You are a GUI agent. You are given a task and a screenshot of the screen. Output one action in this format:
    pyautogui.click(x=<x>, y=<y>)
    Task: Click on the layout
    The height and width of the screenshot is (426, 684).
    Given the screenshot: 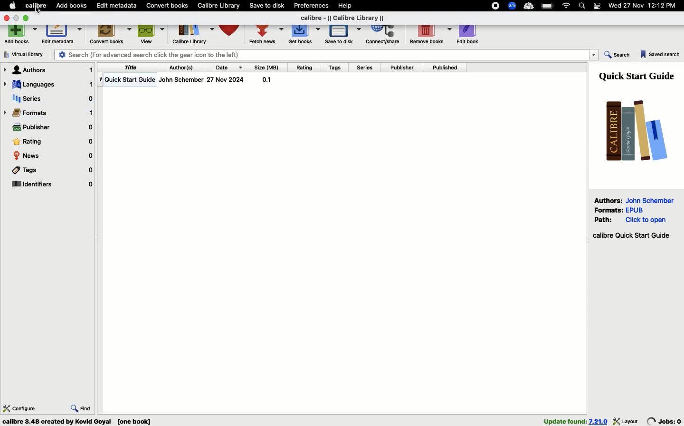 What is the action you would take?
    pyautogui.click(x=626, y=421)
    